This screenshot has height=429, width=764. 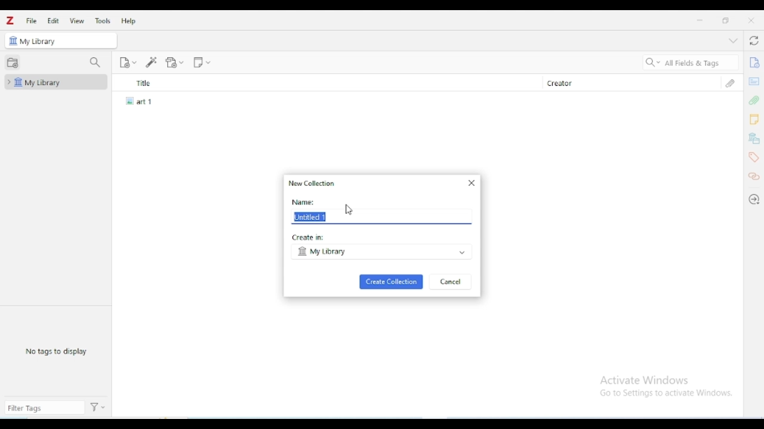 What do you see at coordinates (175, 62) in the screenshot?
I see `add attachment` at bounding box center [175, 62].